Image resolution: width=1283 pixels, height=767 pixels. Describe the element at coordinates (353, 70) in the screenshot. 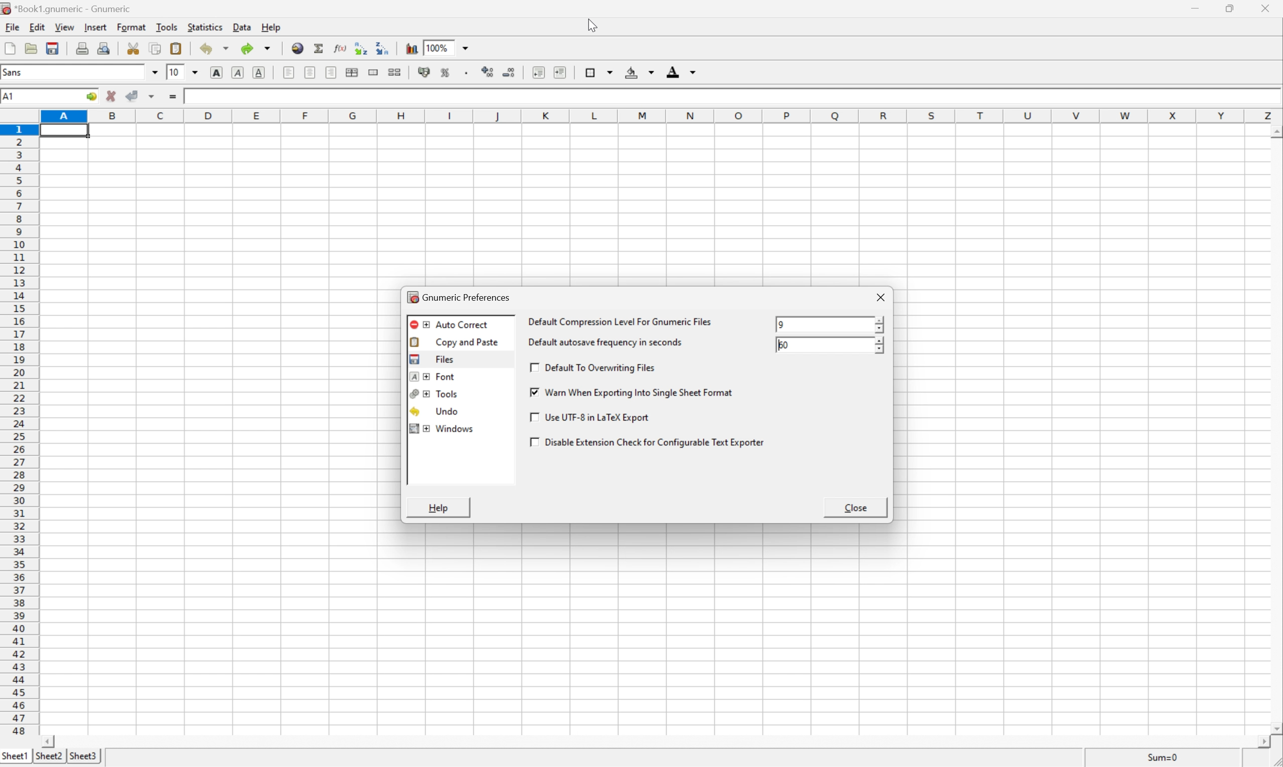

I see `center horizontally across selection` at that location.